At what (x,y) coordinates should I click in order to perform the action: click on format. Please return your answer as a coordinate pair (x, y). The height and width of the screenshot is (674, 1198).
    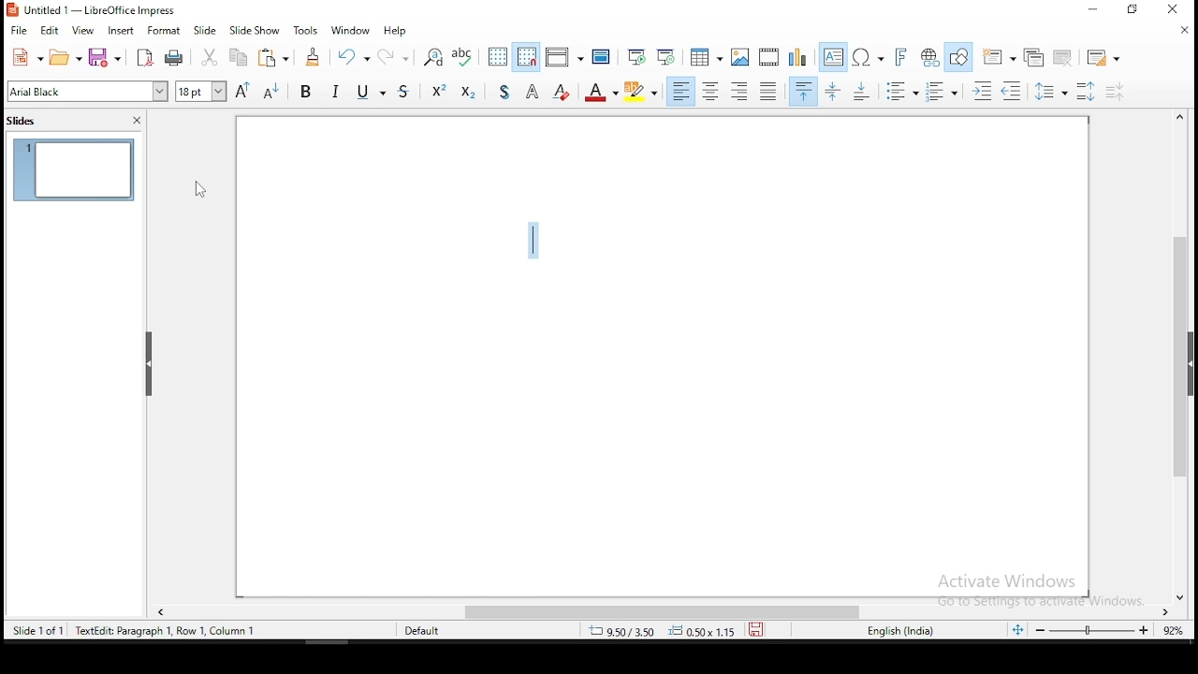
    Looking at the image, I should click on (165, 30).